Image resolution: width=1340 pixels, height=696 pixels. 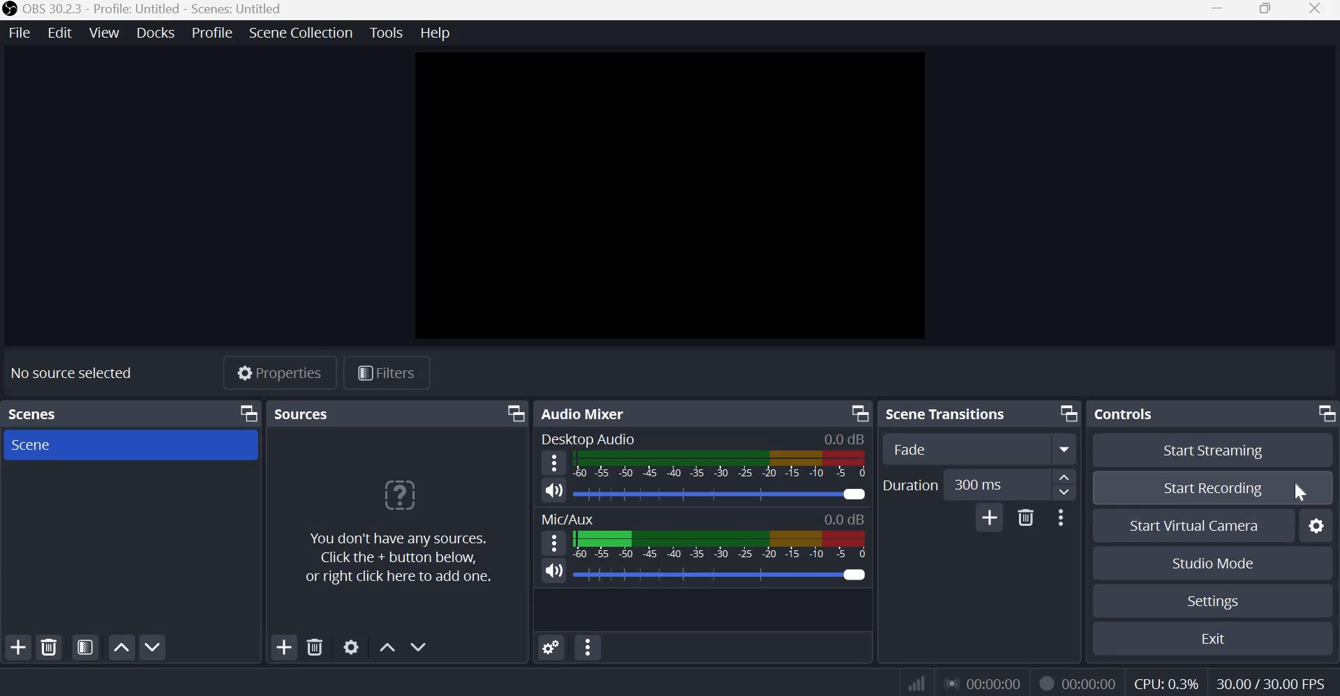 I want to click on Filters, so click(x=392, y=373).